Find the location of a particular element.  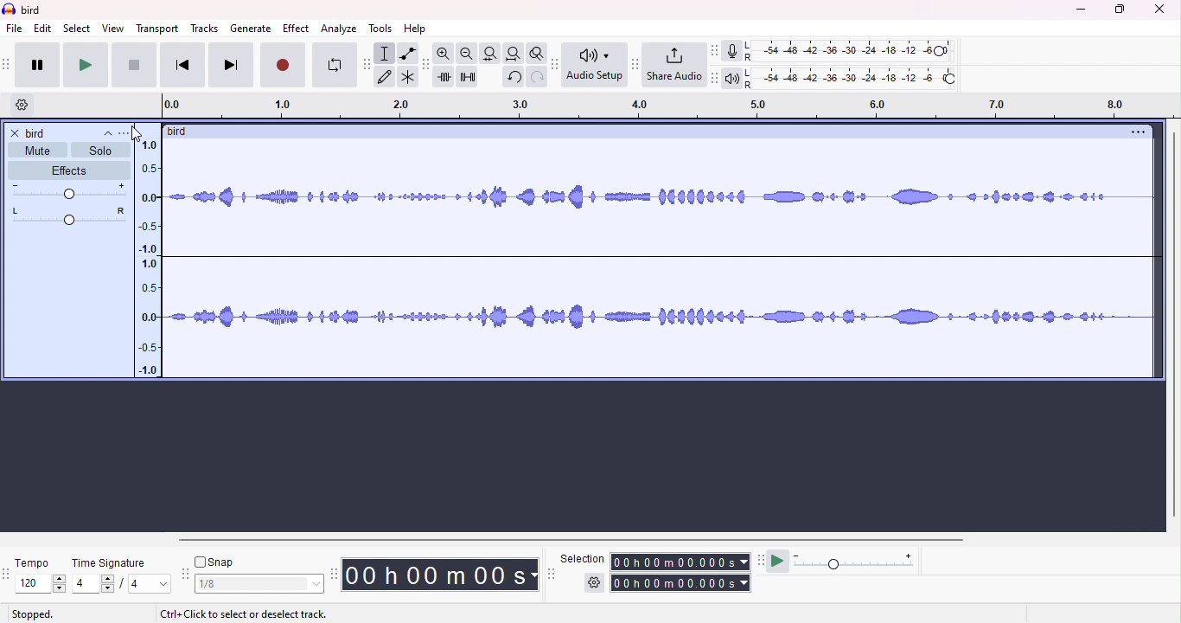

tracks is located at coordinates (202, 28).